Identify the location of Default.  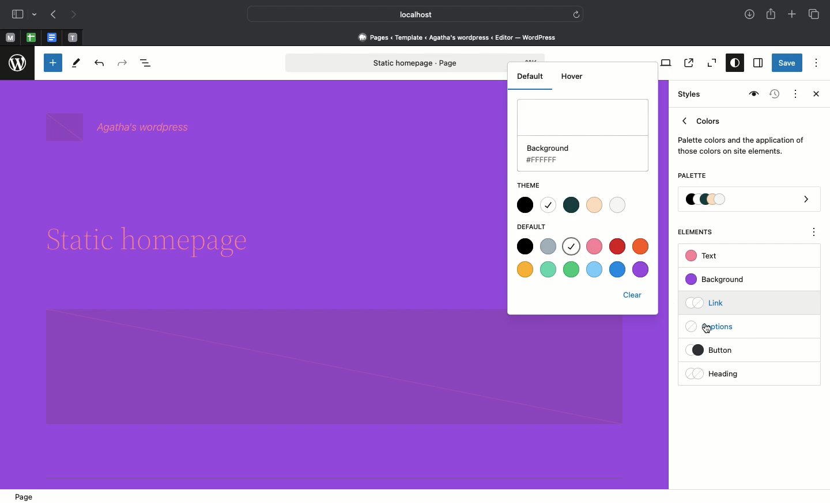
(529, 77).